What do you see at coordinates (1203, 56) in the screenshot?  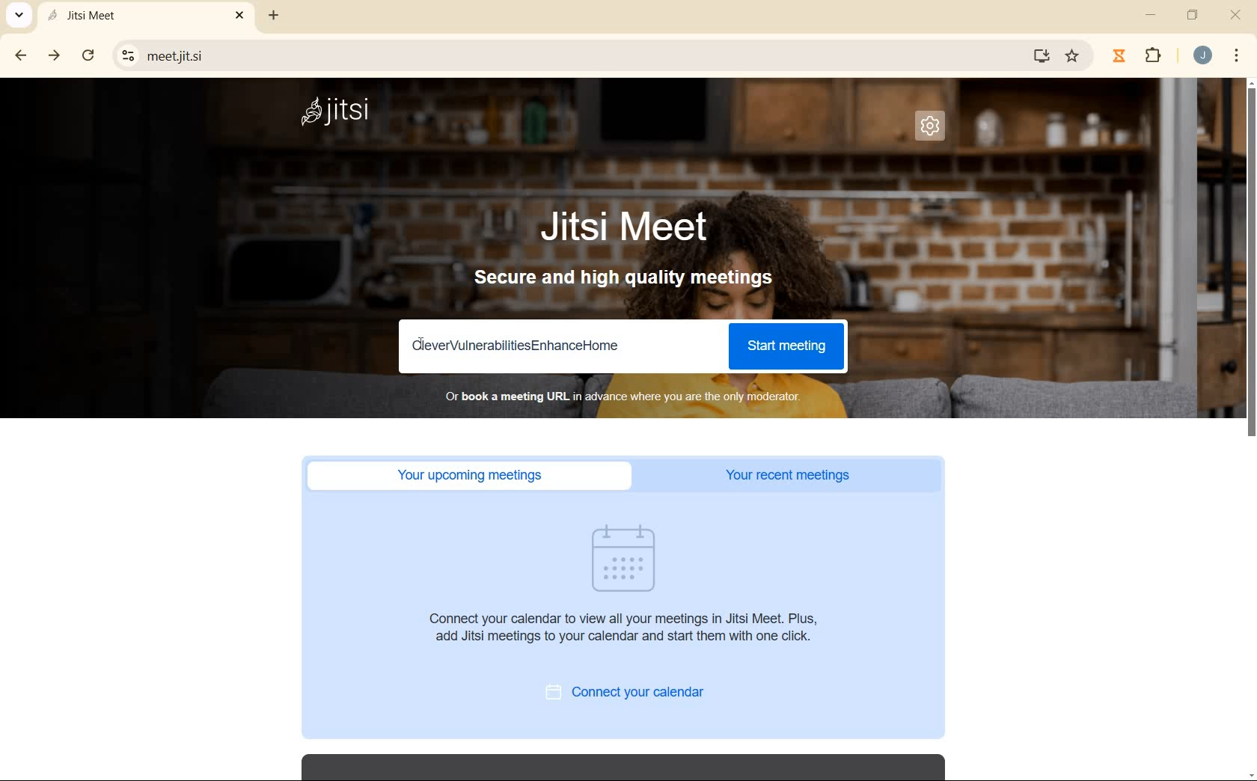 I see `ACCOUNT` at bounding box center [1203, 56].